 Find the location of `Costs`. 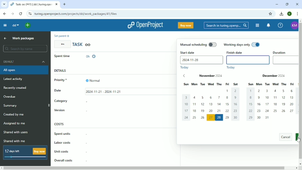

Costs is located at coordinates (59, 124).